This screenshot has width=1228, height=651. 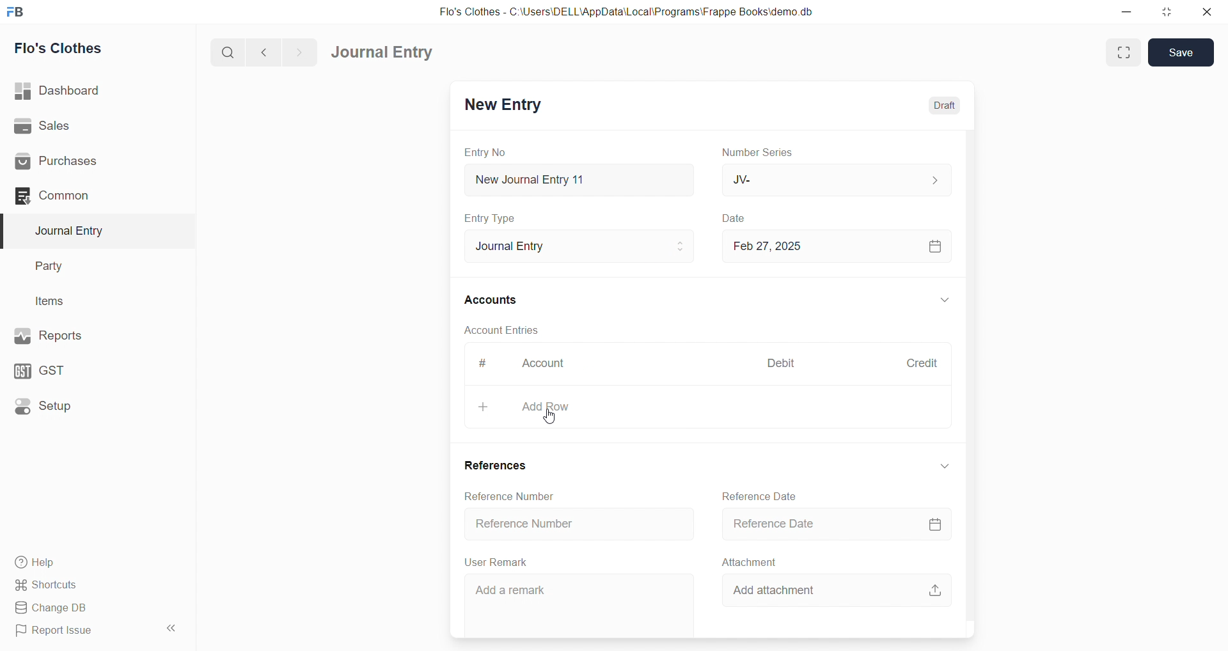 I want to click on Purchases, so click(x=77, y=162).